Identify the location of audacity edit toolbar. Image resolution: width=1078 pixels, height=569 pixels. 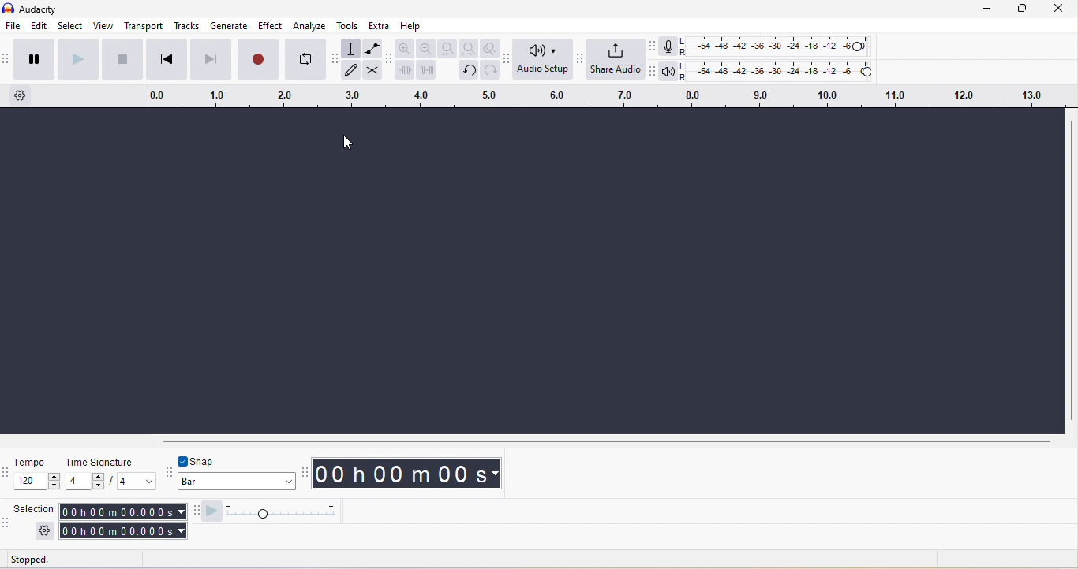
(390, 59).